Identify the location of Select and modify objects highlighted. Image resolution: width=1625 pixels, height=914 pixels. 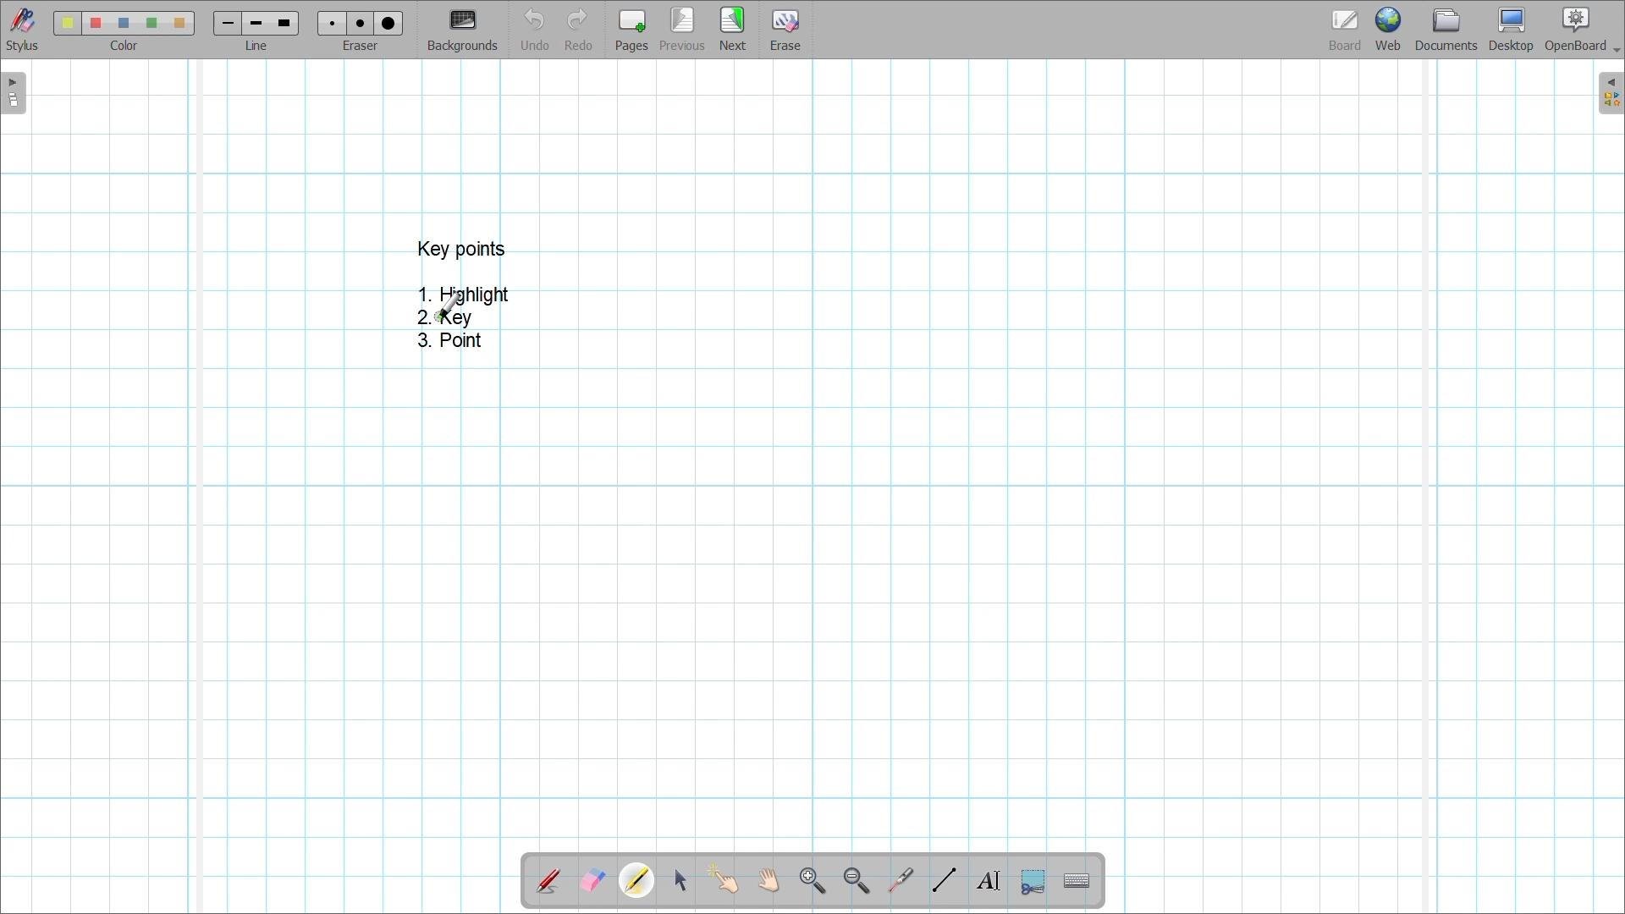
(680, 881).